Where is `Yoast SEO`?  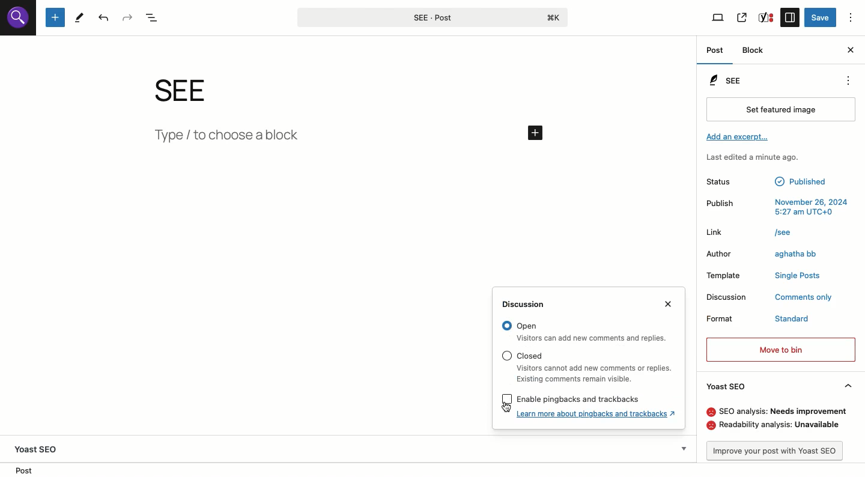
Yoast SEO is located at coordinates (40, 446).